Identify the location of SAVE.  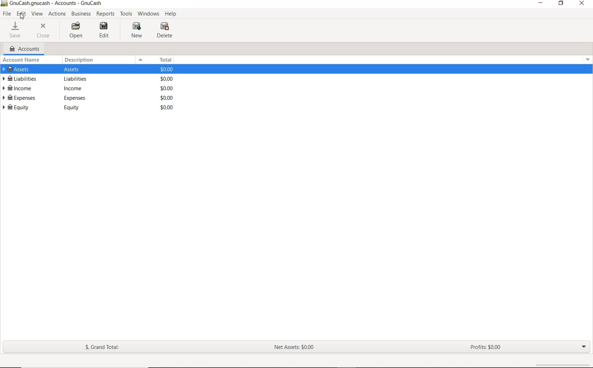
(17, 30).